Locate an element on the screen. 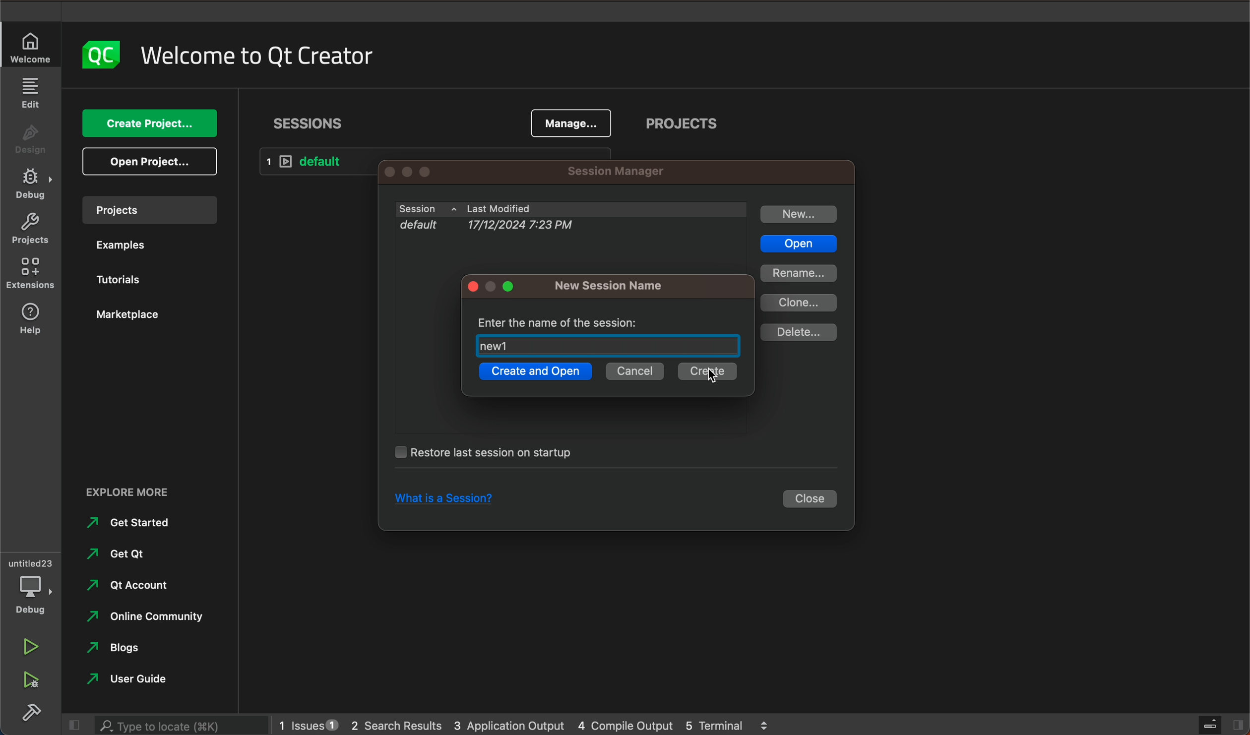 The image size is (1250, 735). search results is located at coordinates (396, 724).